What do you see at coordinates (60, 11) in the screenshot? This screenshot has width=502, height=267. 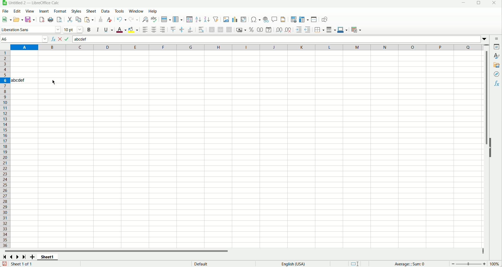 I see `format` at bounding box center [60, 11].